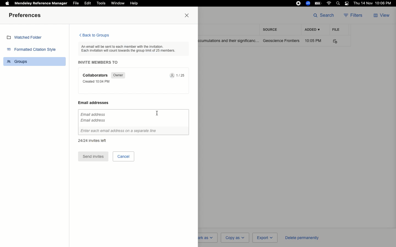 The height and width of the screenshot is (247, 396). Describe the element at coordinates (26, 16) in the screenshot. I see `Preferences` at that location.